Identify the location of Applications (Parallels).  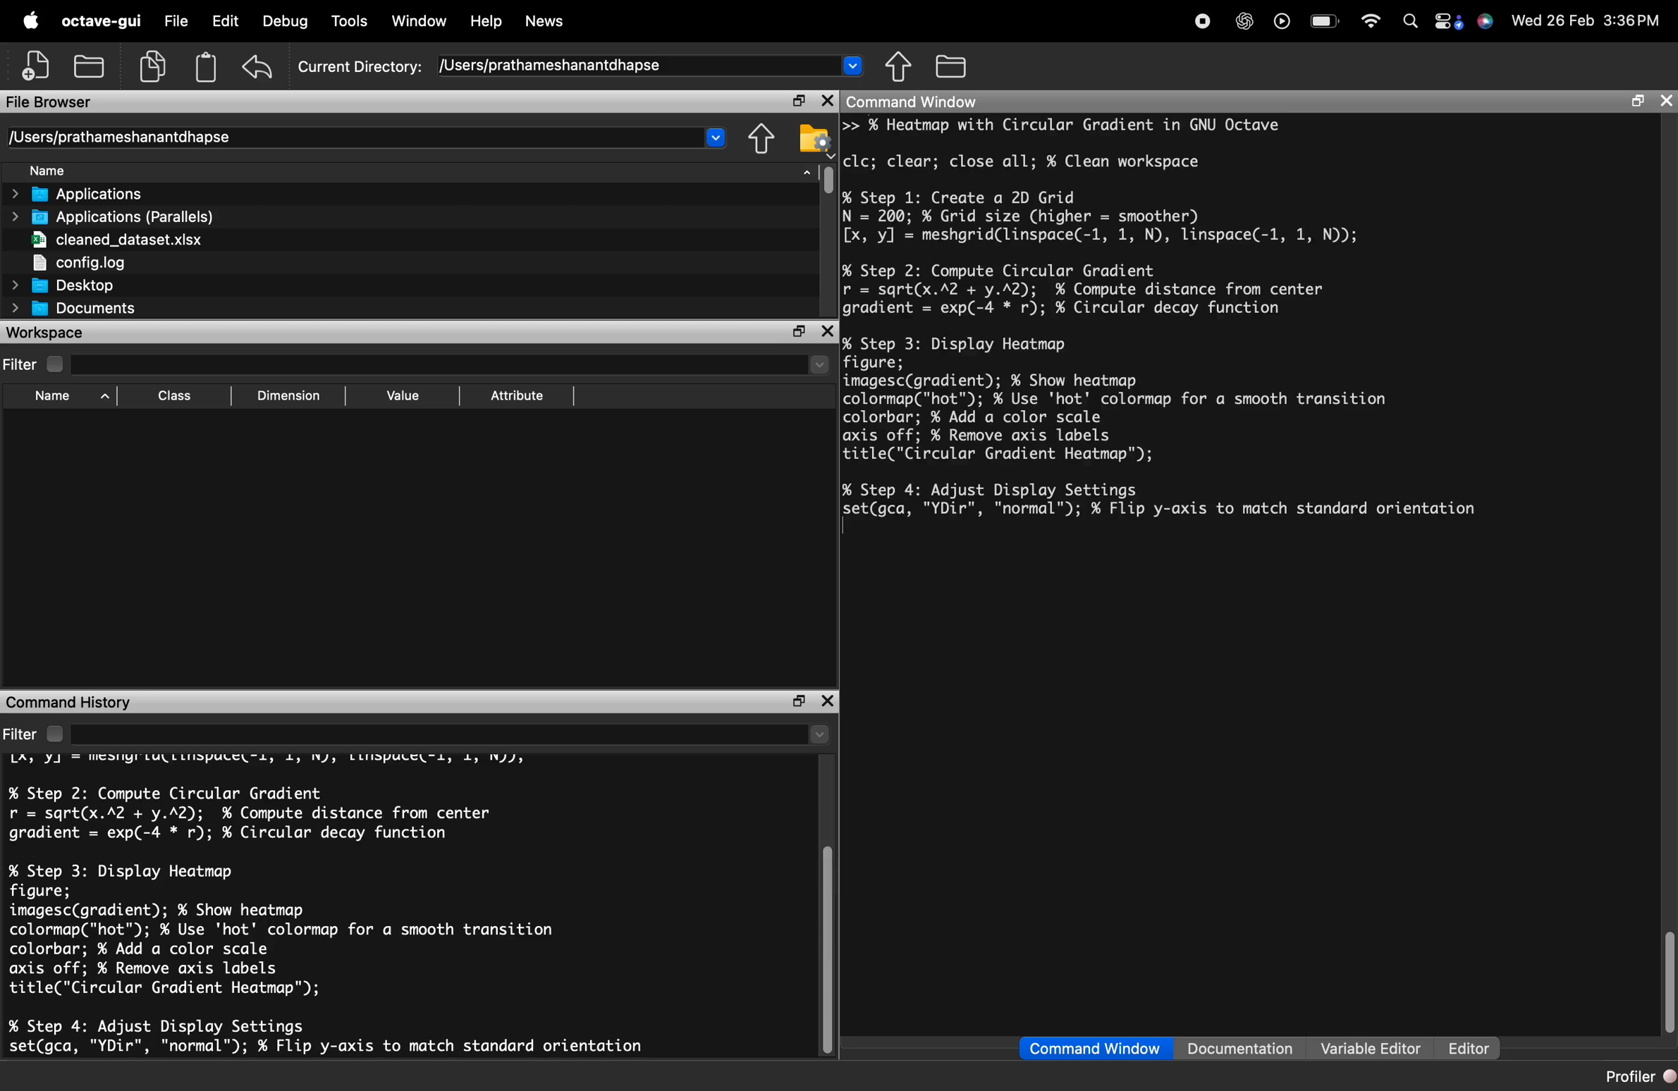
(110, 216).